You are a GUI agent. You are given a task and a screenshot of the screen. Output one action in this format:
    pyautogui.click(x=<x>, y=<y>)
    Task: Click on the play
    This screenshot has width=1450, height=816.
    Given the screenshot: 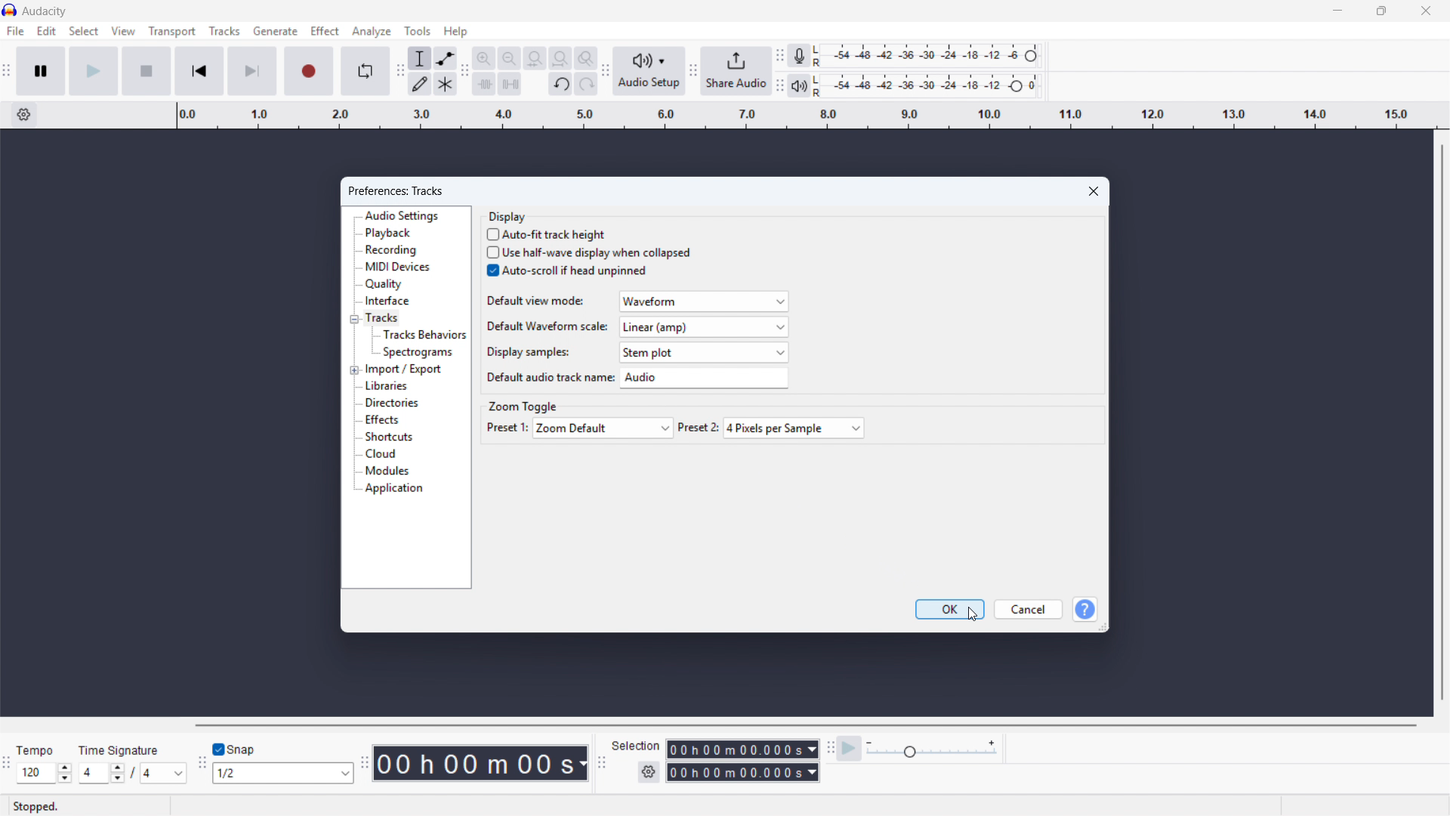 What is the action you would take?
    pyautogui.click(x=94, y=70)
    